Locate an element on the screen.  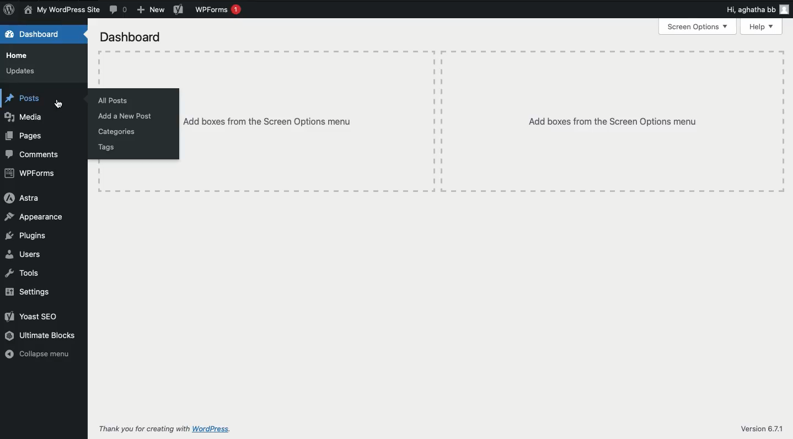
Logo is located at coordinates (10, 10).